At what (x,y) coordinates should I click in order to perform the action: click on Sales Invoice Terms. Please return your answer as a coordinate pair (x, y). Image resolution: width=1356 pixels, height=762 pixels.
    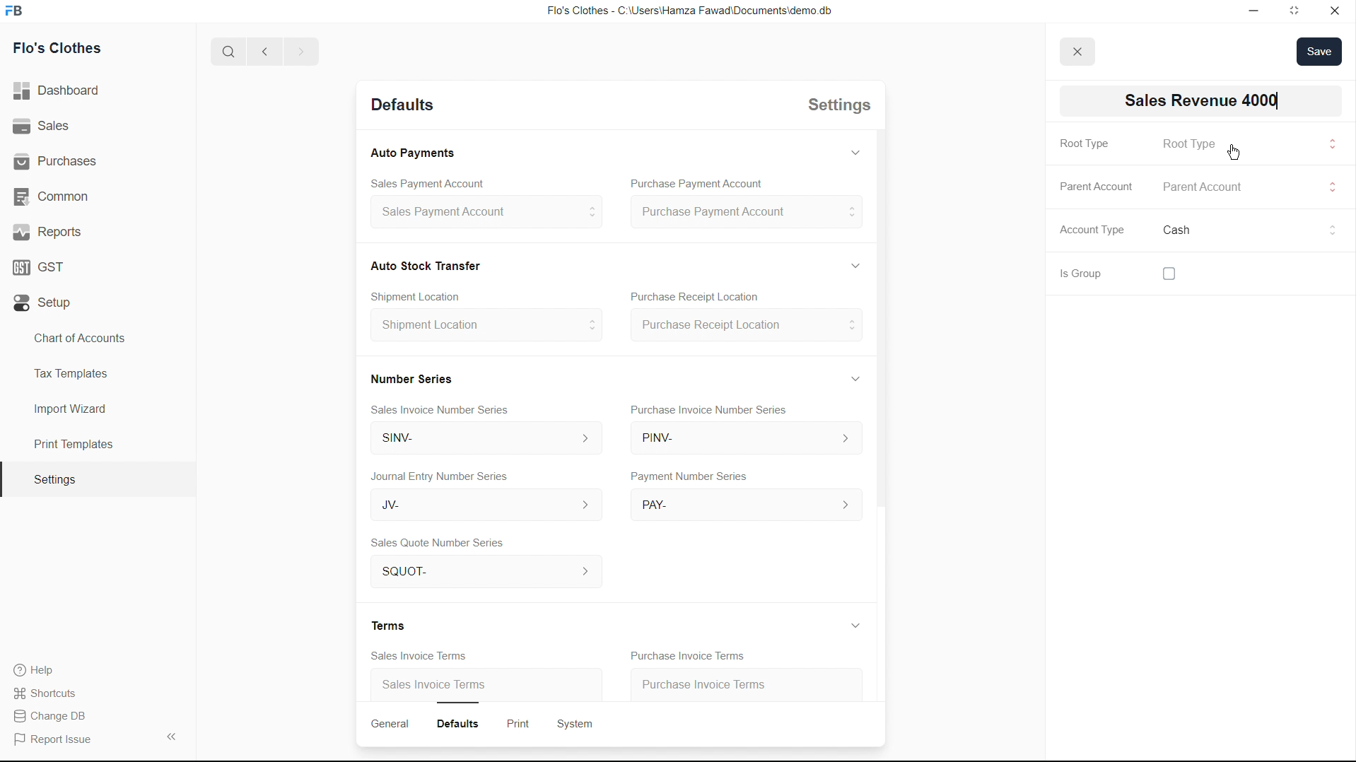
    Looking at the image, I should click on (436, 686).